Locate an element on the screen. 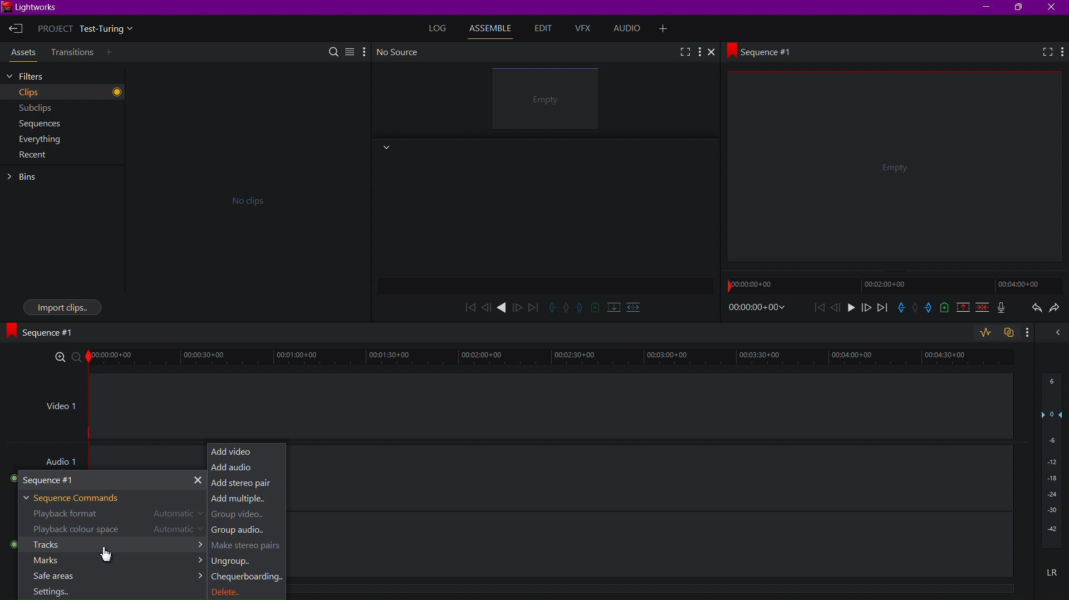  Subclips is located at coordinates (36, 107).